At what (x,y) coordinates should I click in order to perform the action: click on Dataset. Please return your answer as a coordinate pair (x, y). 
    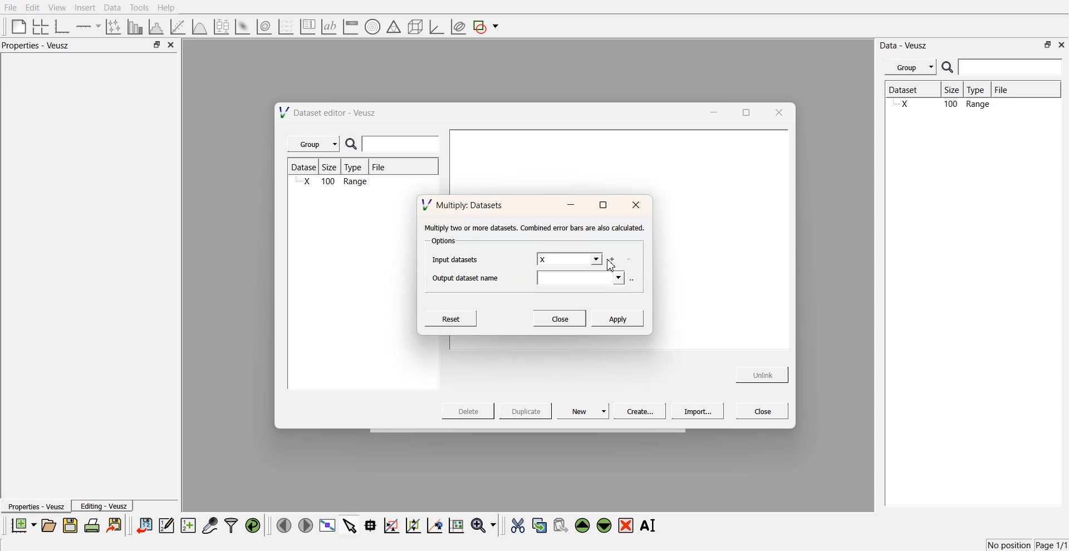
    Looking at the image, I should click on (305, 167).